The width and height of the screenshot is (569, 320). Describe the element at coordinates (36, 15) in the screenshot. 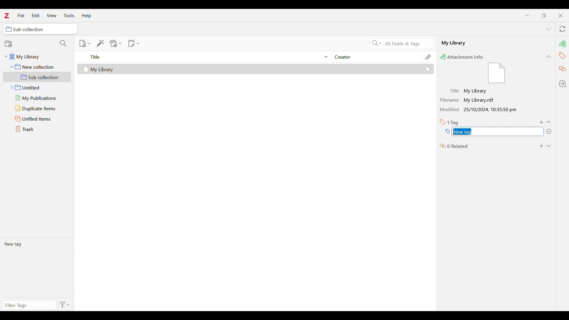

I see `Edit menu` at that location.